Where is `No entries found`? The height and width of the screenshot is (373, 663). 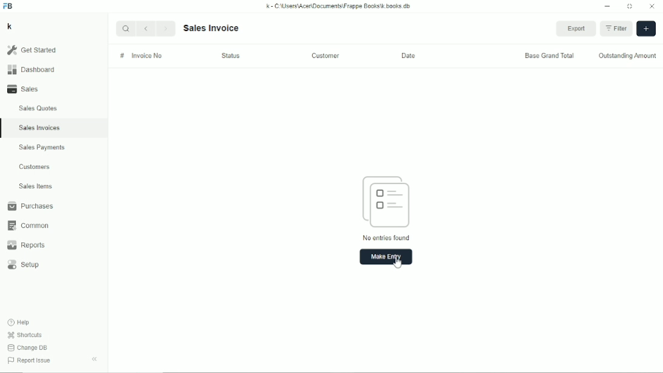 No entries found is located at coordinates (387, 208).